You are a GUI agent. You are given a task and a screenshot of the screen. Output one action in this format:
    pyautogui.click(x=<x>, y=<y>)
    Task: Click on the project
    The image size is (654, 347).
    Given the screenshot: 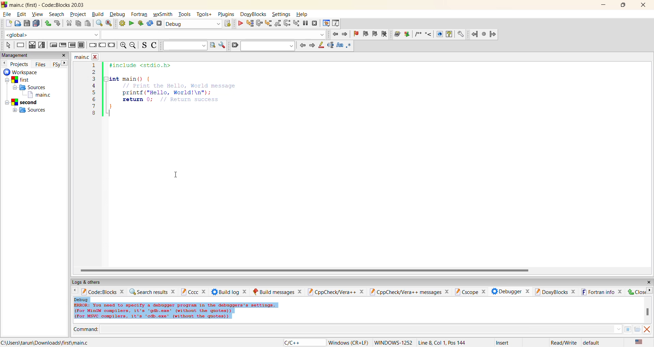 What is the action you would take?
    pyautogui.click(x=78, y=14)
    